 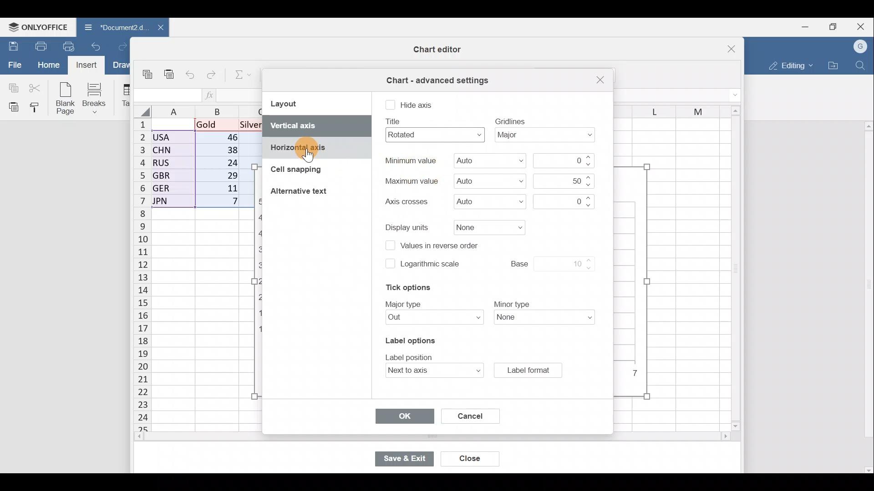 I want to click on Editing mode, so click(x=789, y=66).